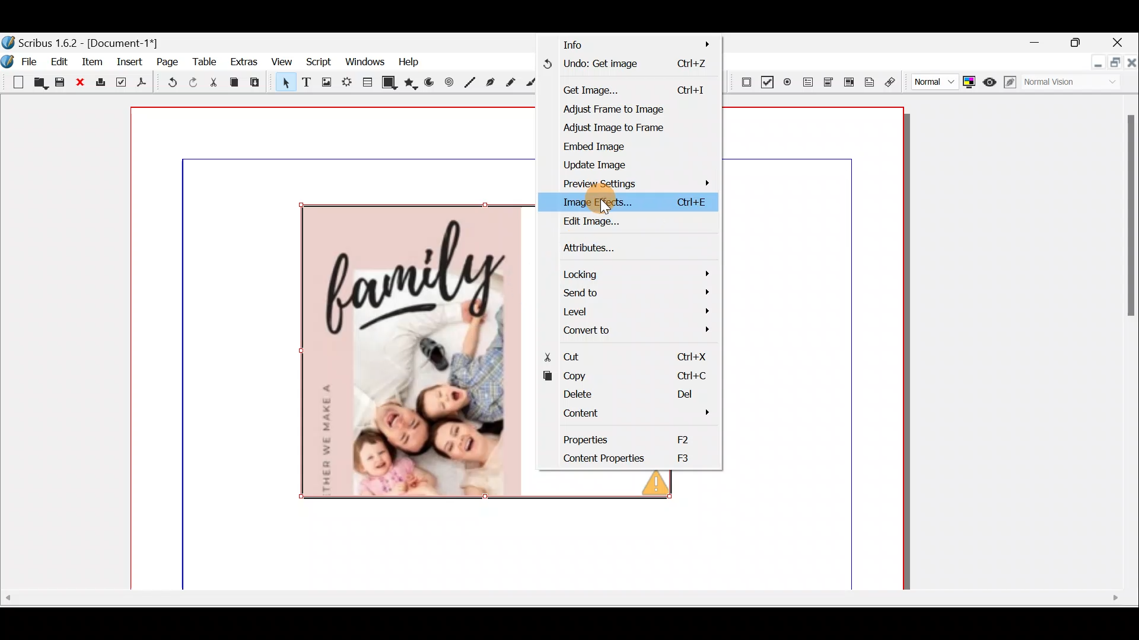 The height and width of the screenshot is (640, 1139). Describe the element at coordinates (33, 60) in the screenshot. I see `File` at that location.